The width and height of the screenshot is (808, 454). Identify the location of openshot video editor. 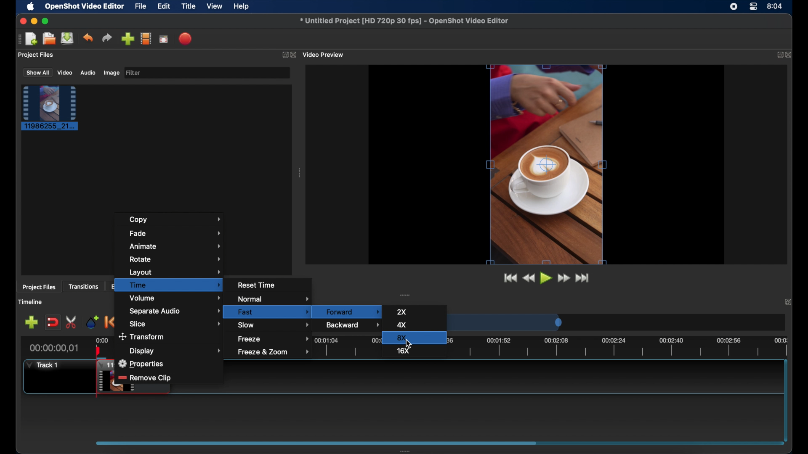
(85, 7).